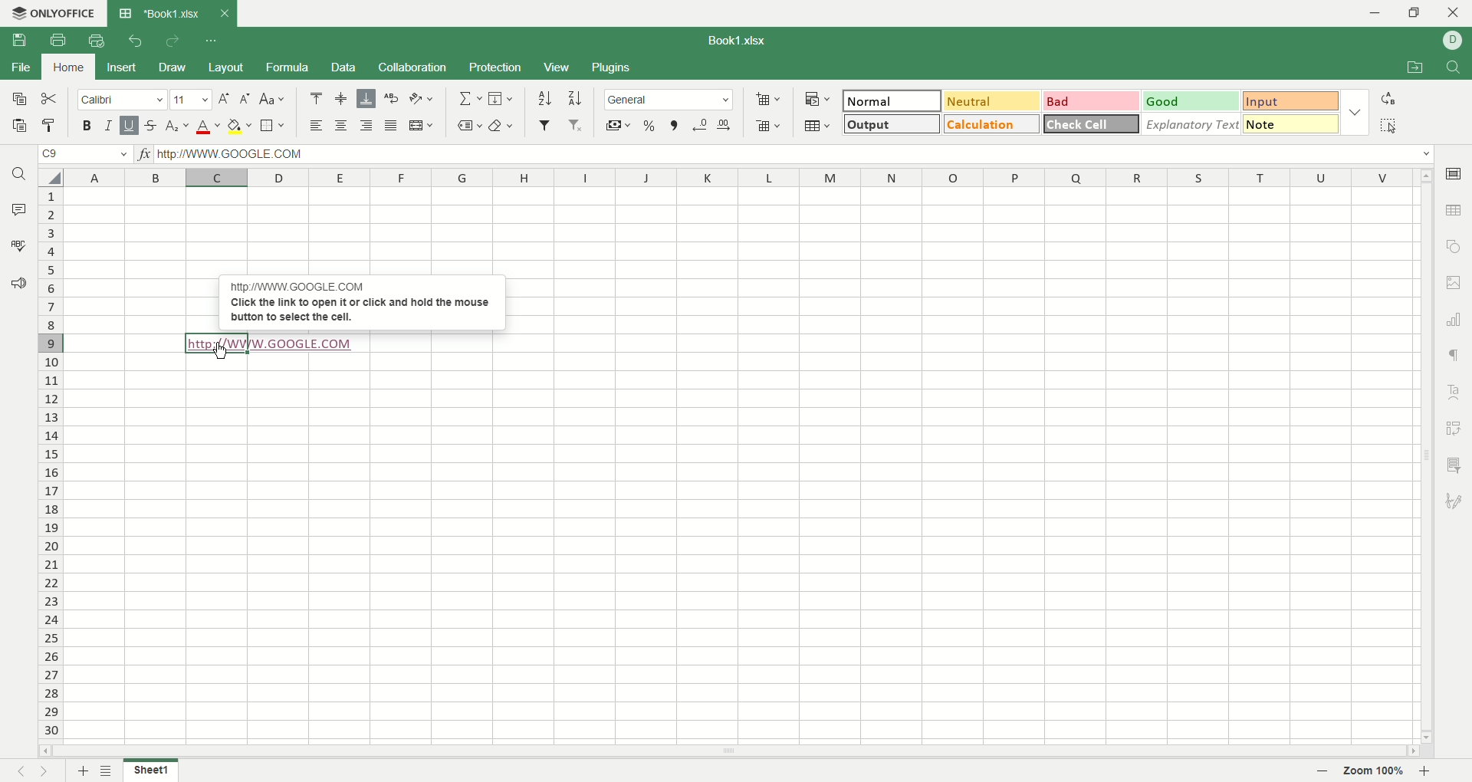 The image size is (1472, 782). Describe the element at coordinates (668, 99) in the screenshot. I see `number format` at that location.